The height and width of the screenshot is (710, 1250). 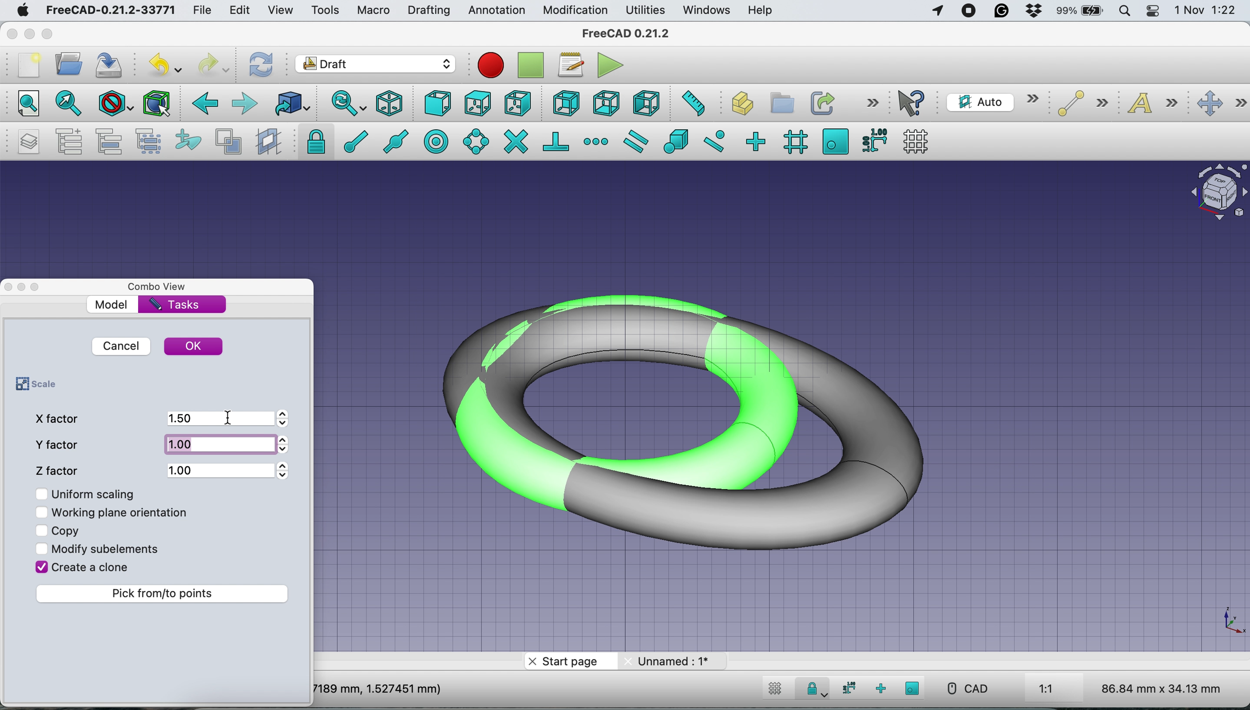 I want to click on line, so click(x=1079, y=104).